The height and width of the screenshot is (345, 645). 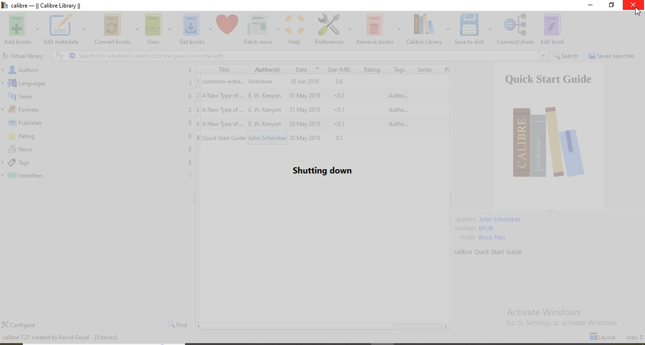 I want to click on Date, so click(x=308, y=69).